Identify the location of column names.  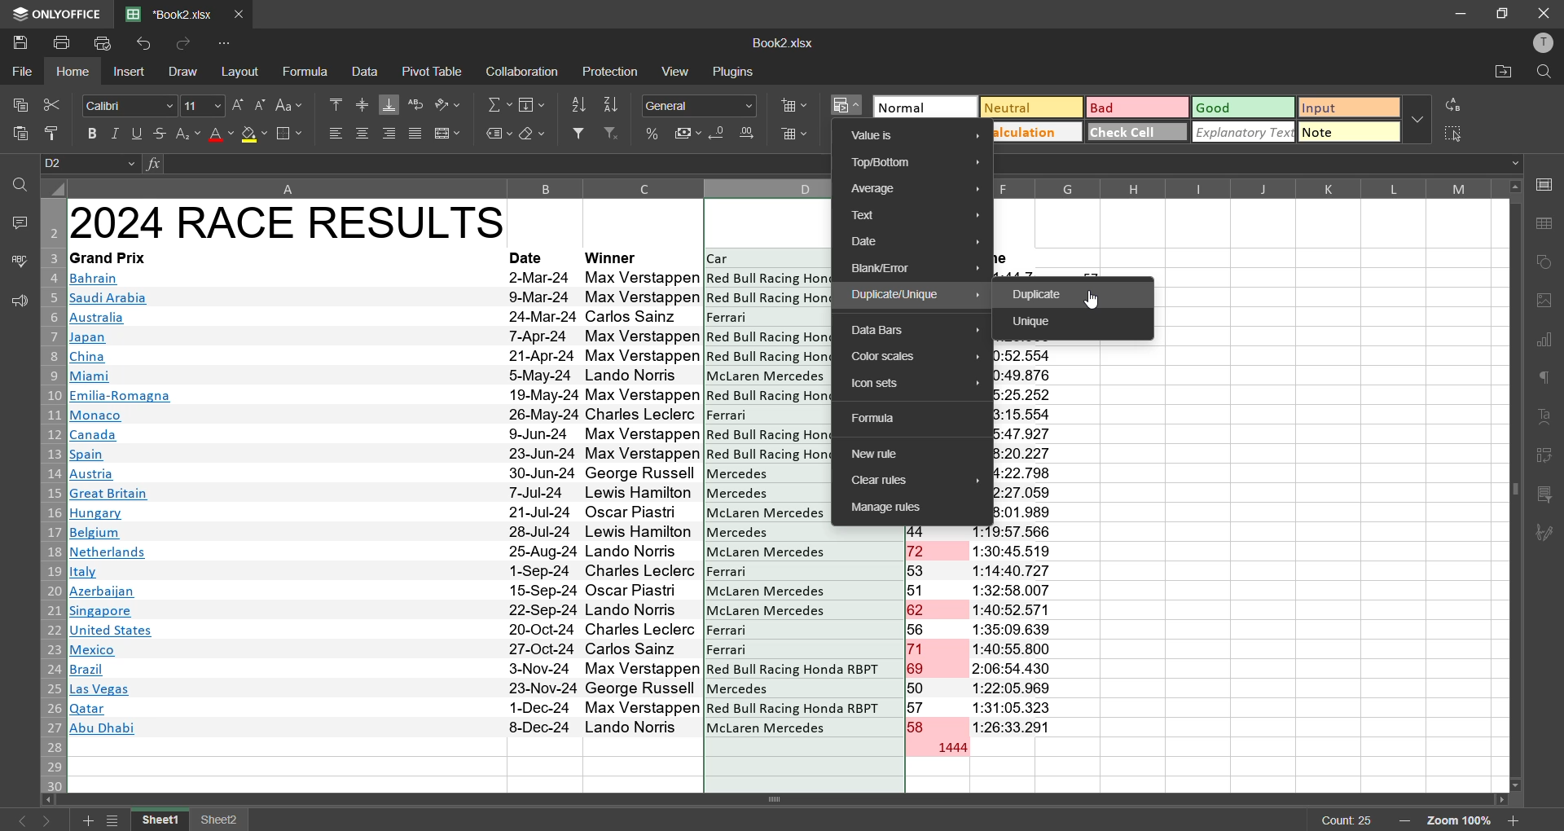
(1245, 187).